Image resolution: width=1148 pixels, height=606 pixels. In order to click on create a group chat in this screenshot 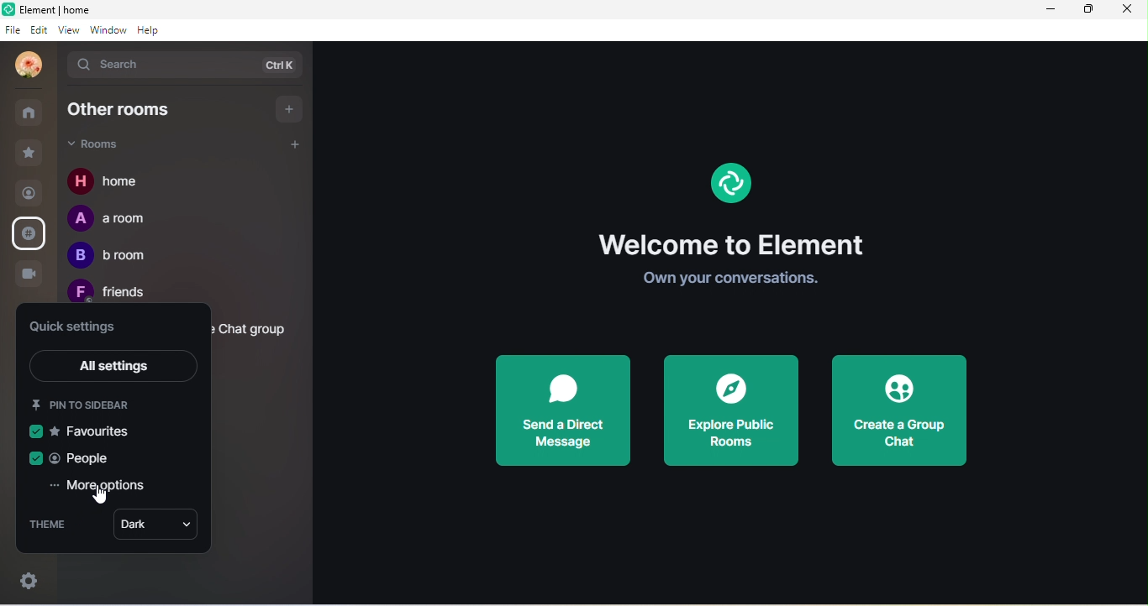, I will do `click(902, 411)`.